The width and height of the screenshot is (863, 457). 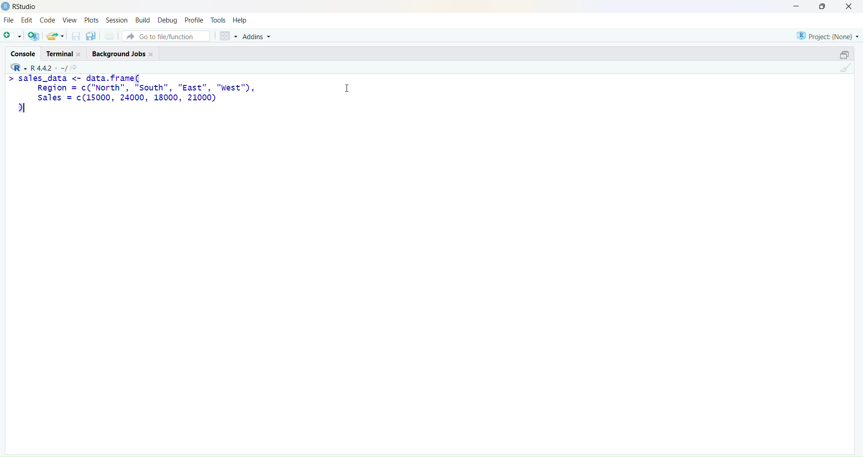 What do you see at coordinates (218, 20) in the screenshot?
I see `tools` at bounding box center [218, 20].